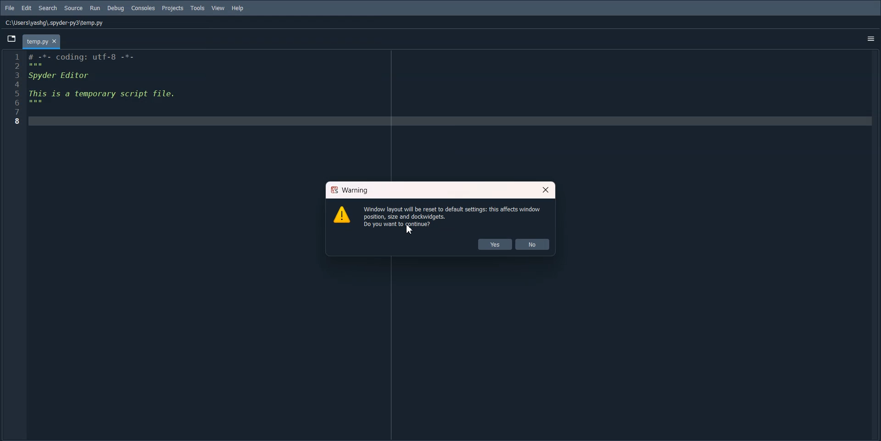 The height and width of the screenshot is (441, 881). What do you see at coordinates (115, 8) in the screenshot?
I see `Debug` at bounding box center [115, 8].